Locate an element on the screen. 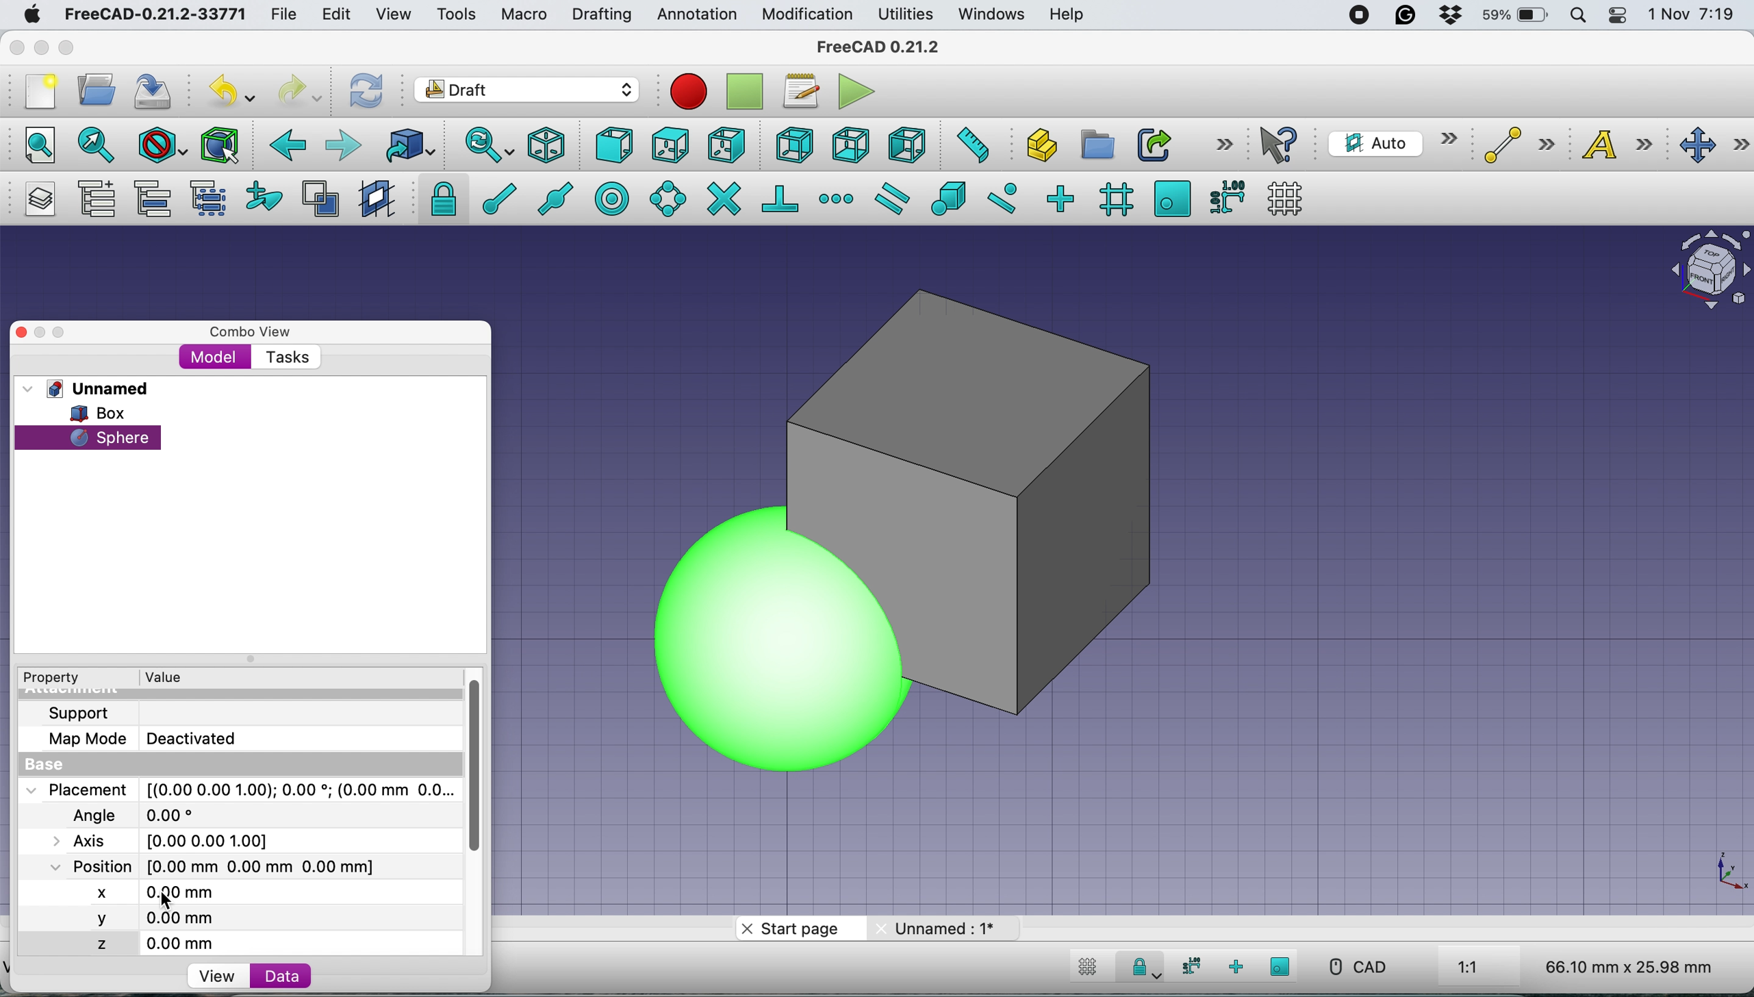 Image resolution: width=1754 pixels, height=997 pixels. tools is located at coordinates (455, 16).